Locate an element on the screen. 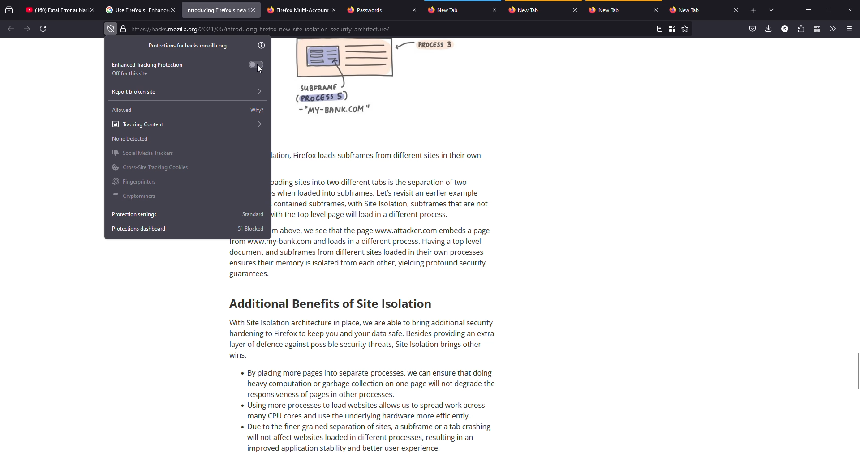 This screenshot has height=461, width=860. back is located at coordinates (10, 29).